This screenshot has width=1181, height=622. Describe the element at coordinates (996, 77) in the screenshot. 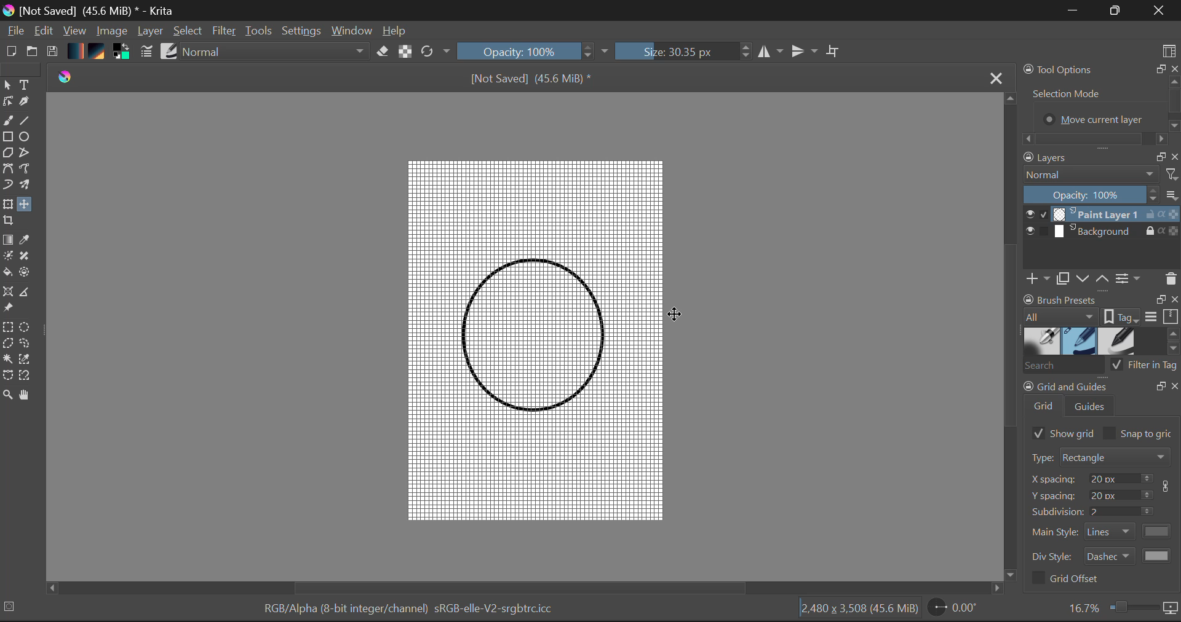

I see `Close` at that location.